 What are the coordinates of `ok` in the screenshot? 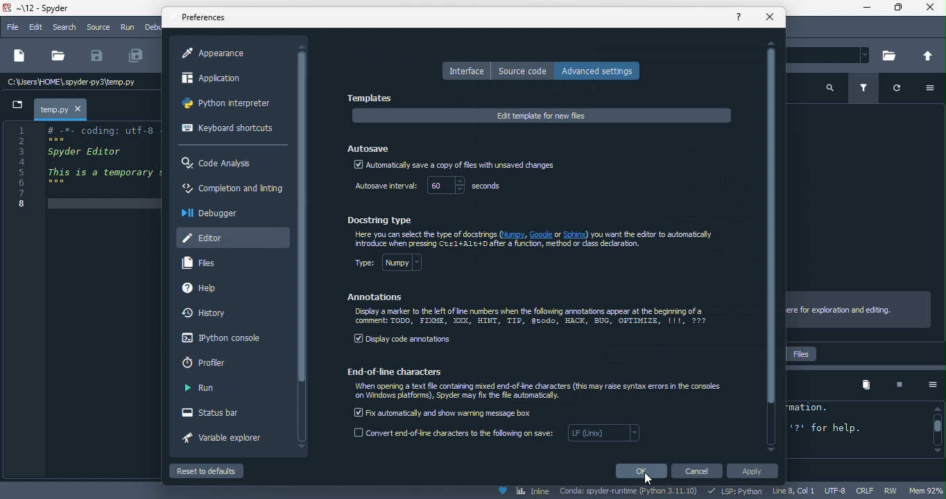 It's located at (640, 471).